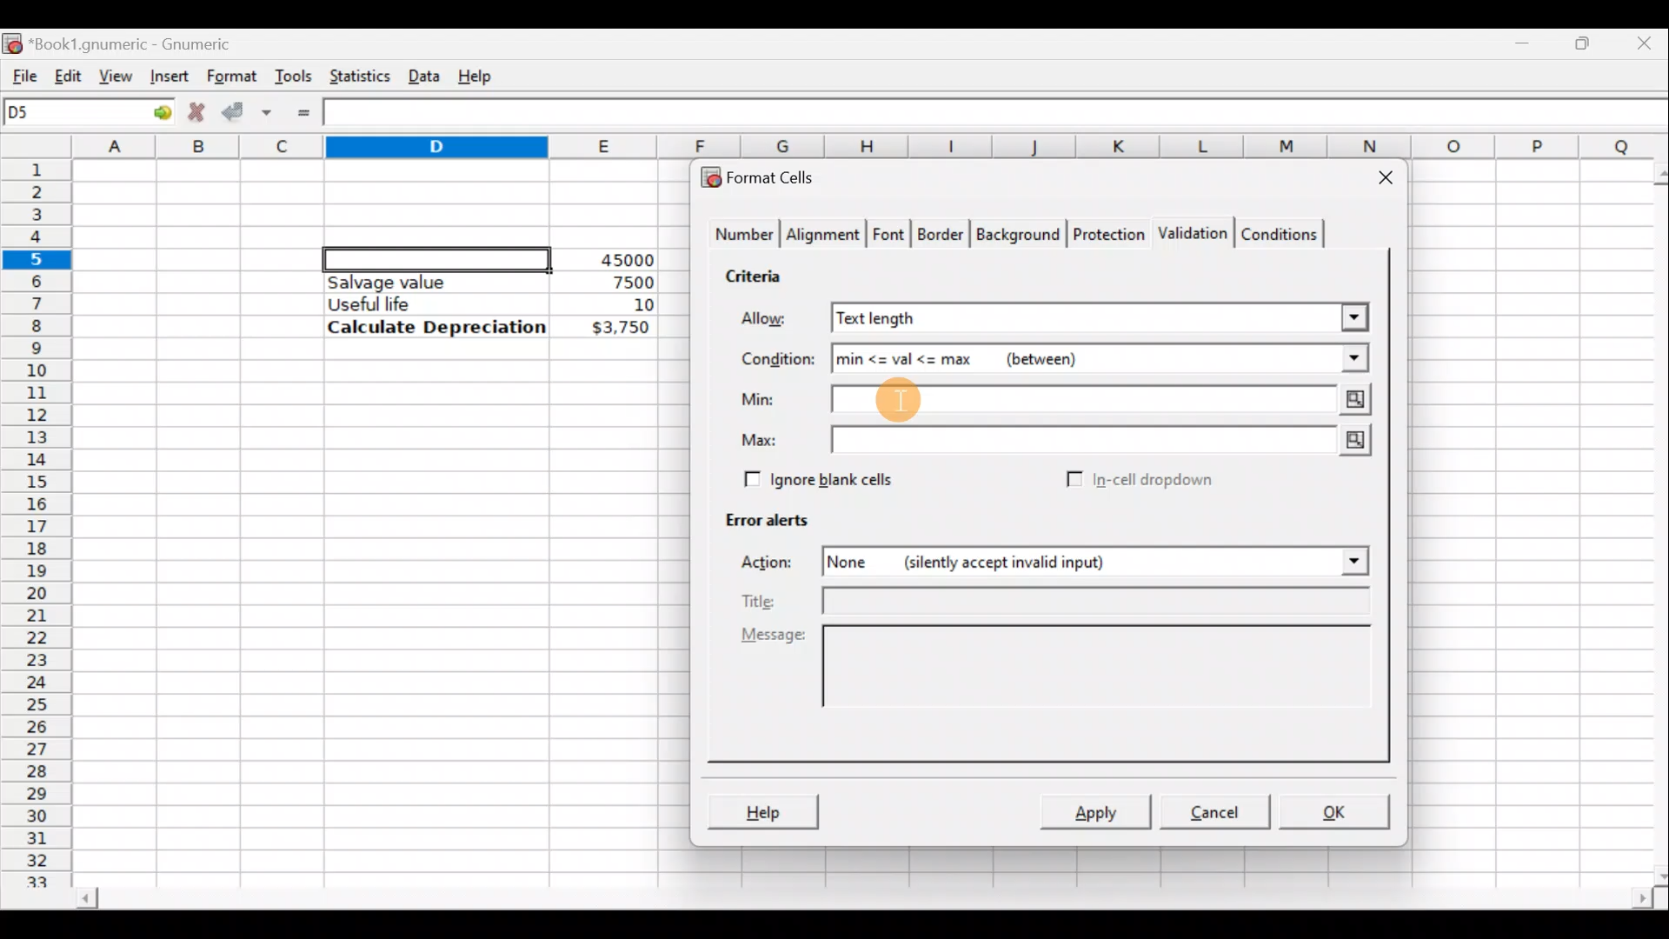  I want to click on Number, so click(740, 236).